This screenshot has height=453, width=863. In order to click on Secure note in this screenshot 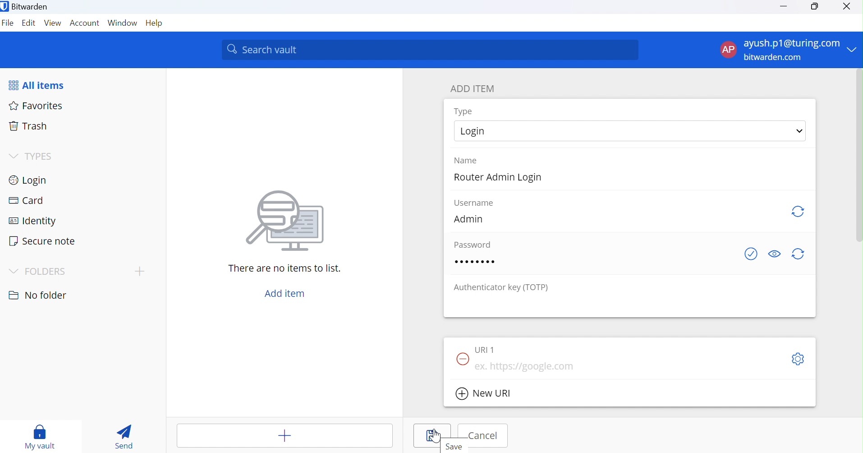, I will do `click(44, 240)`.